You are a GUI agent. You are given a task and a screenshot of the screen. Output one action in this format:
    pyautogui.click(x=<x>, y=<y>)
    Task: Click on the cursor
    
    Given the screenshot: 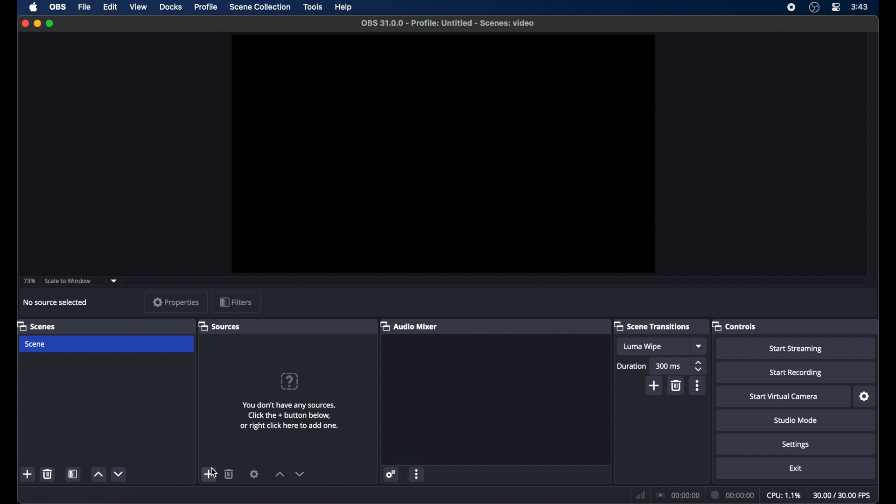 What is the action you would take?
    pyautogui.click(x=215, y=473)
    